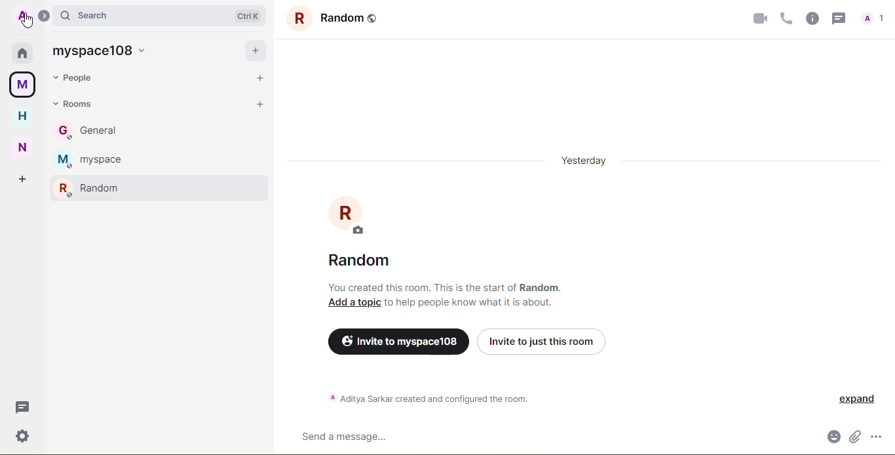 This screenshot has width=895, height=455. Describe the element at coordinates (22, 407) in the screenshot. I see `threads` at that location.